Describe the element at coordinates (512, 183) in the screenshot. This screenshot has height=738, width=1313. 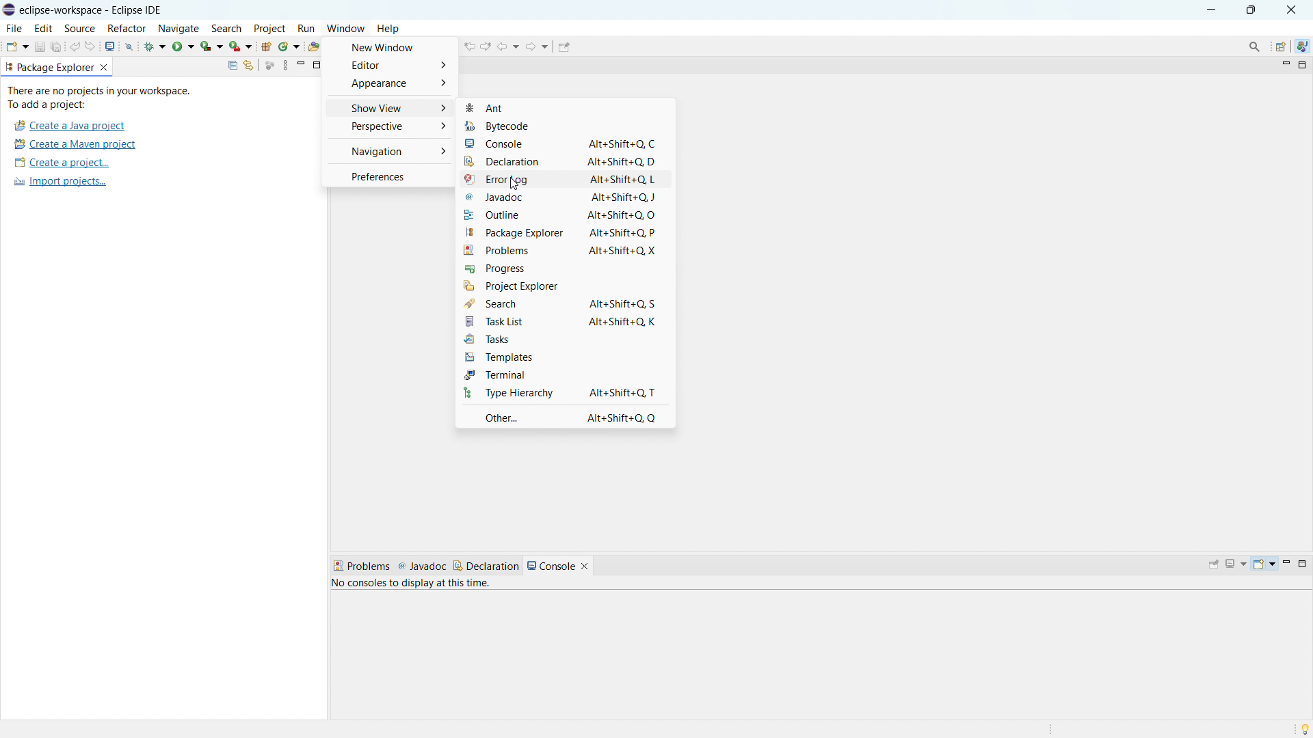
I see `cursor` at that location.